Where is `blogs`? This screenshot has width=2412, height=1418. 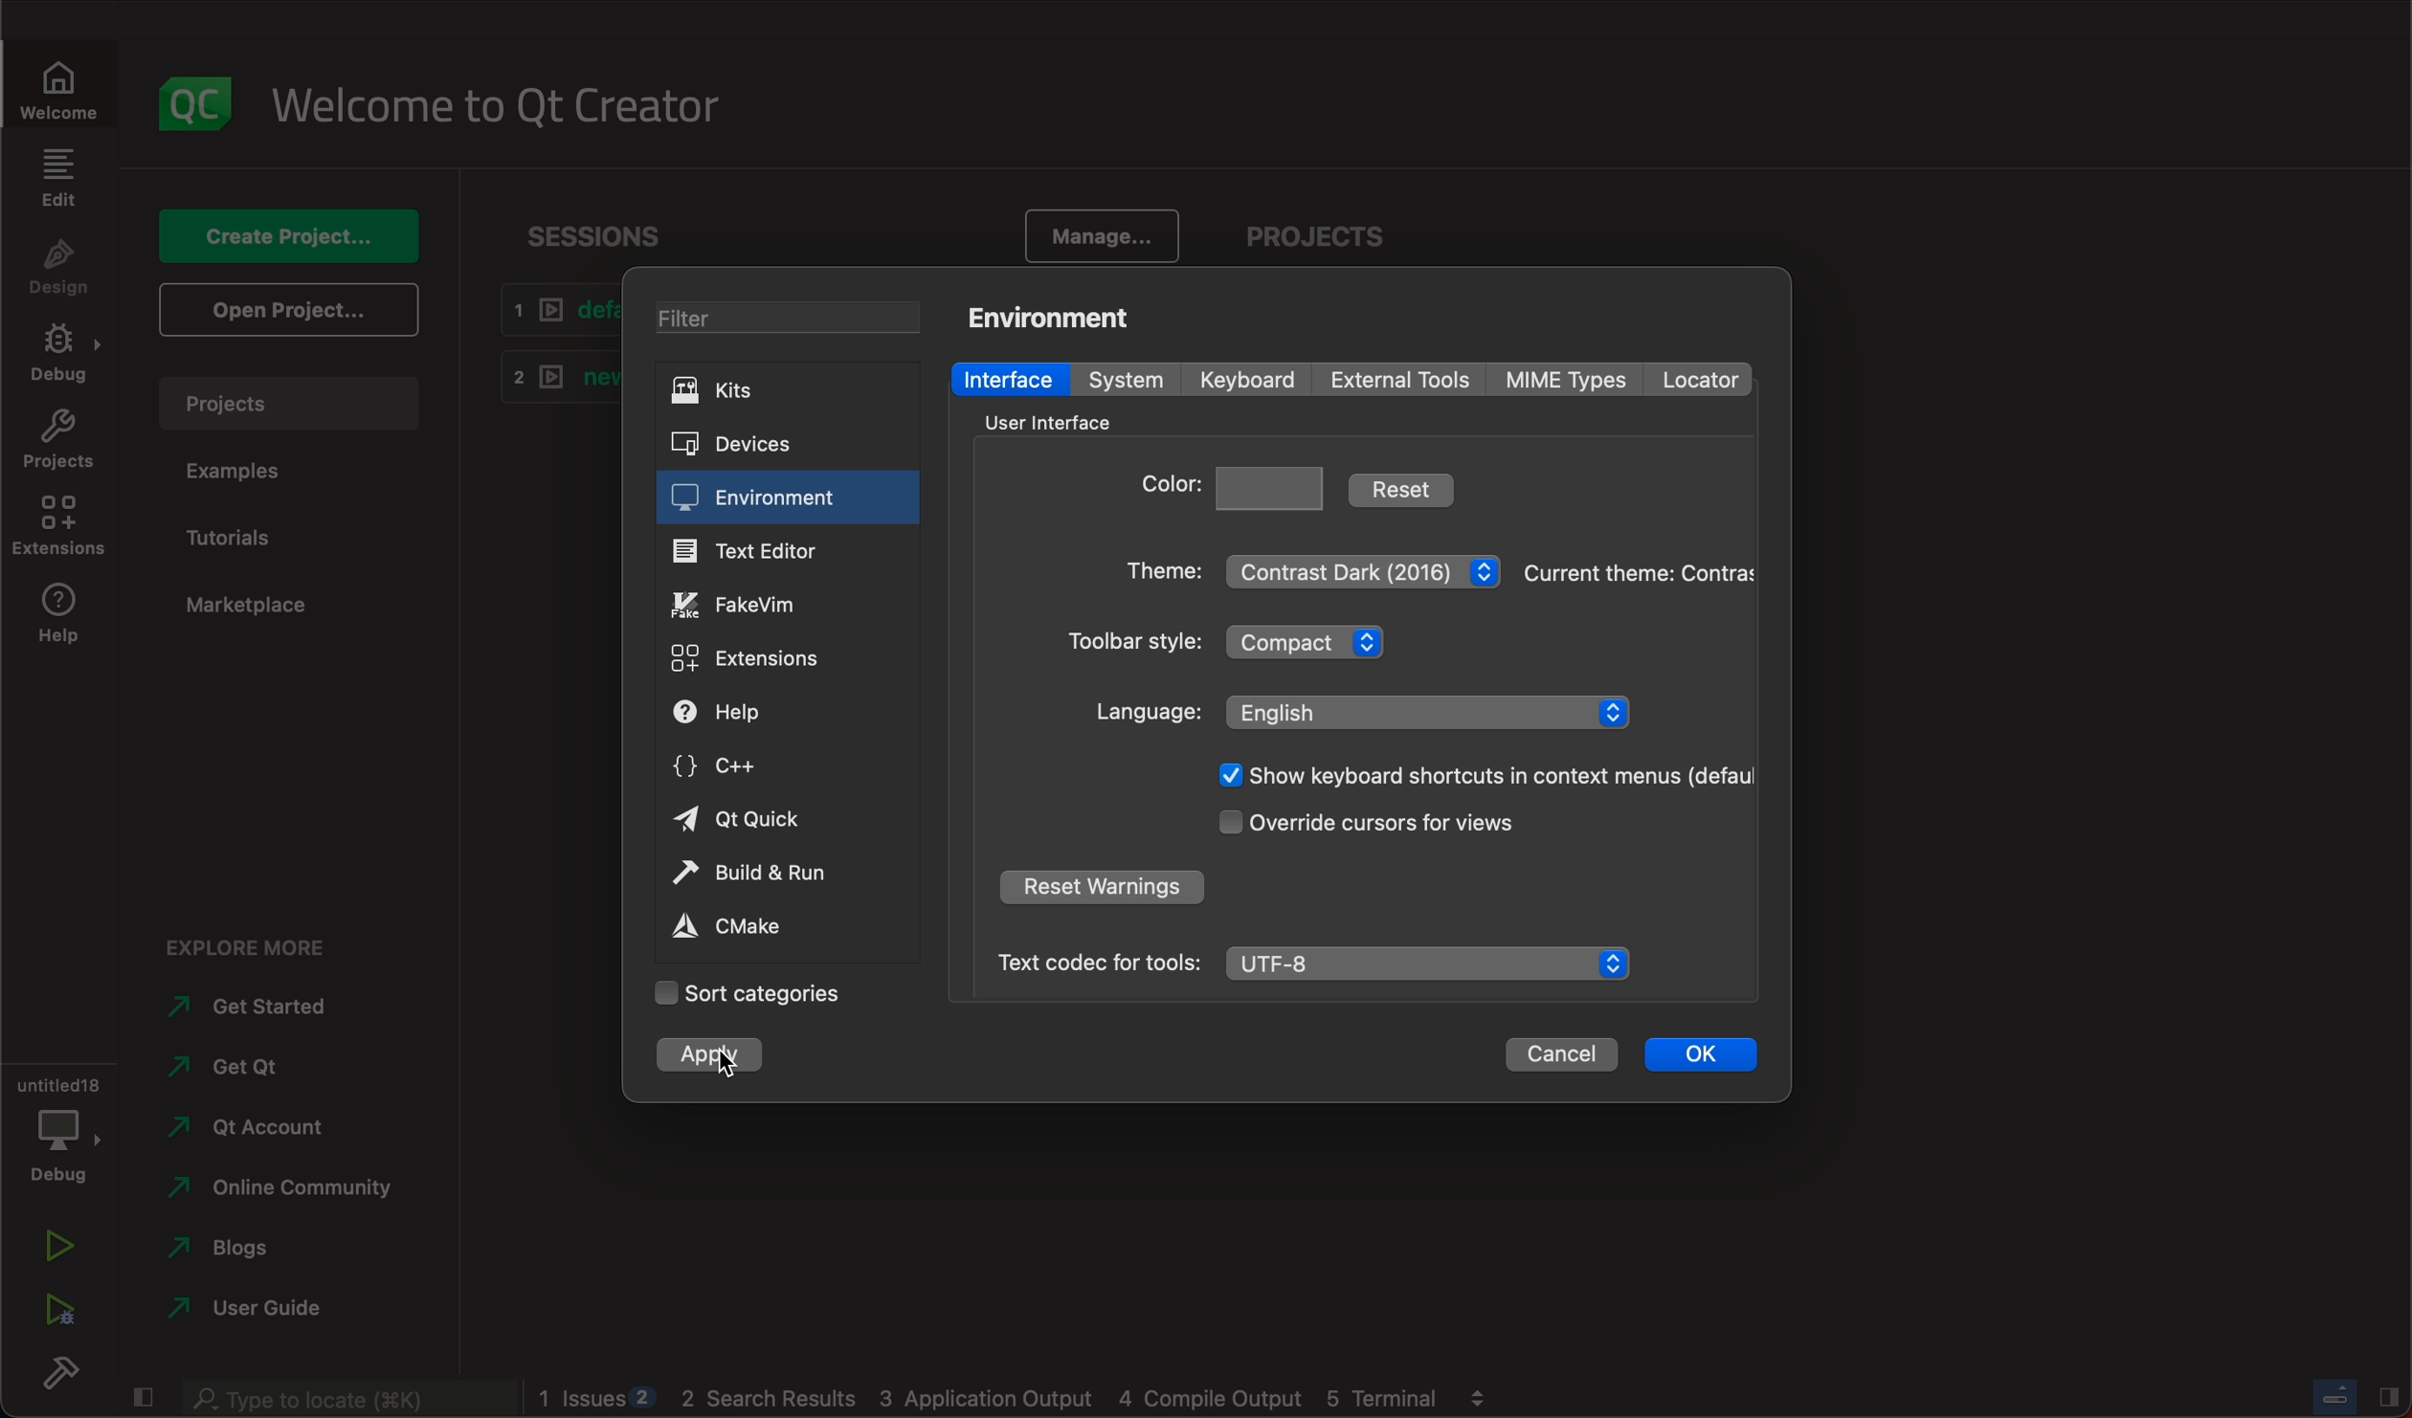
blogs is located at coordinates (270, 1252).